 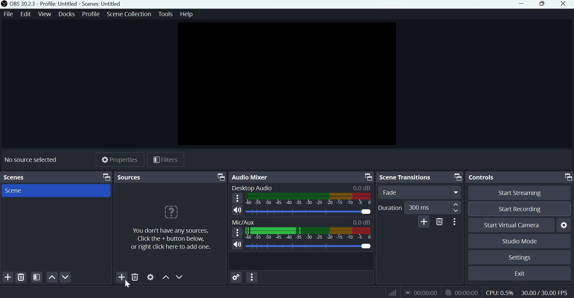 I want to click on Mic/Aux, so click(x=243, y=222).